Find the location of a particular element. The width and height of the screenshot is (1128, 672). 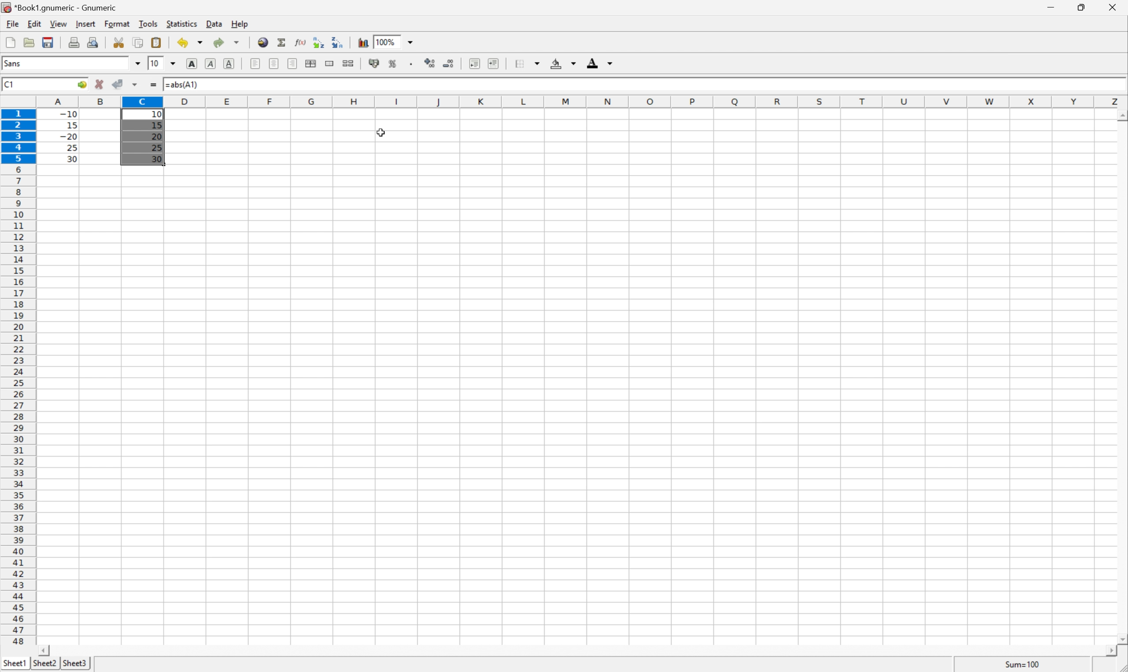

Borders is located at coordinates (517, 63).